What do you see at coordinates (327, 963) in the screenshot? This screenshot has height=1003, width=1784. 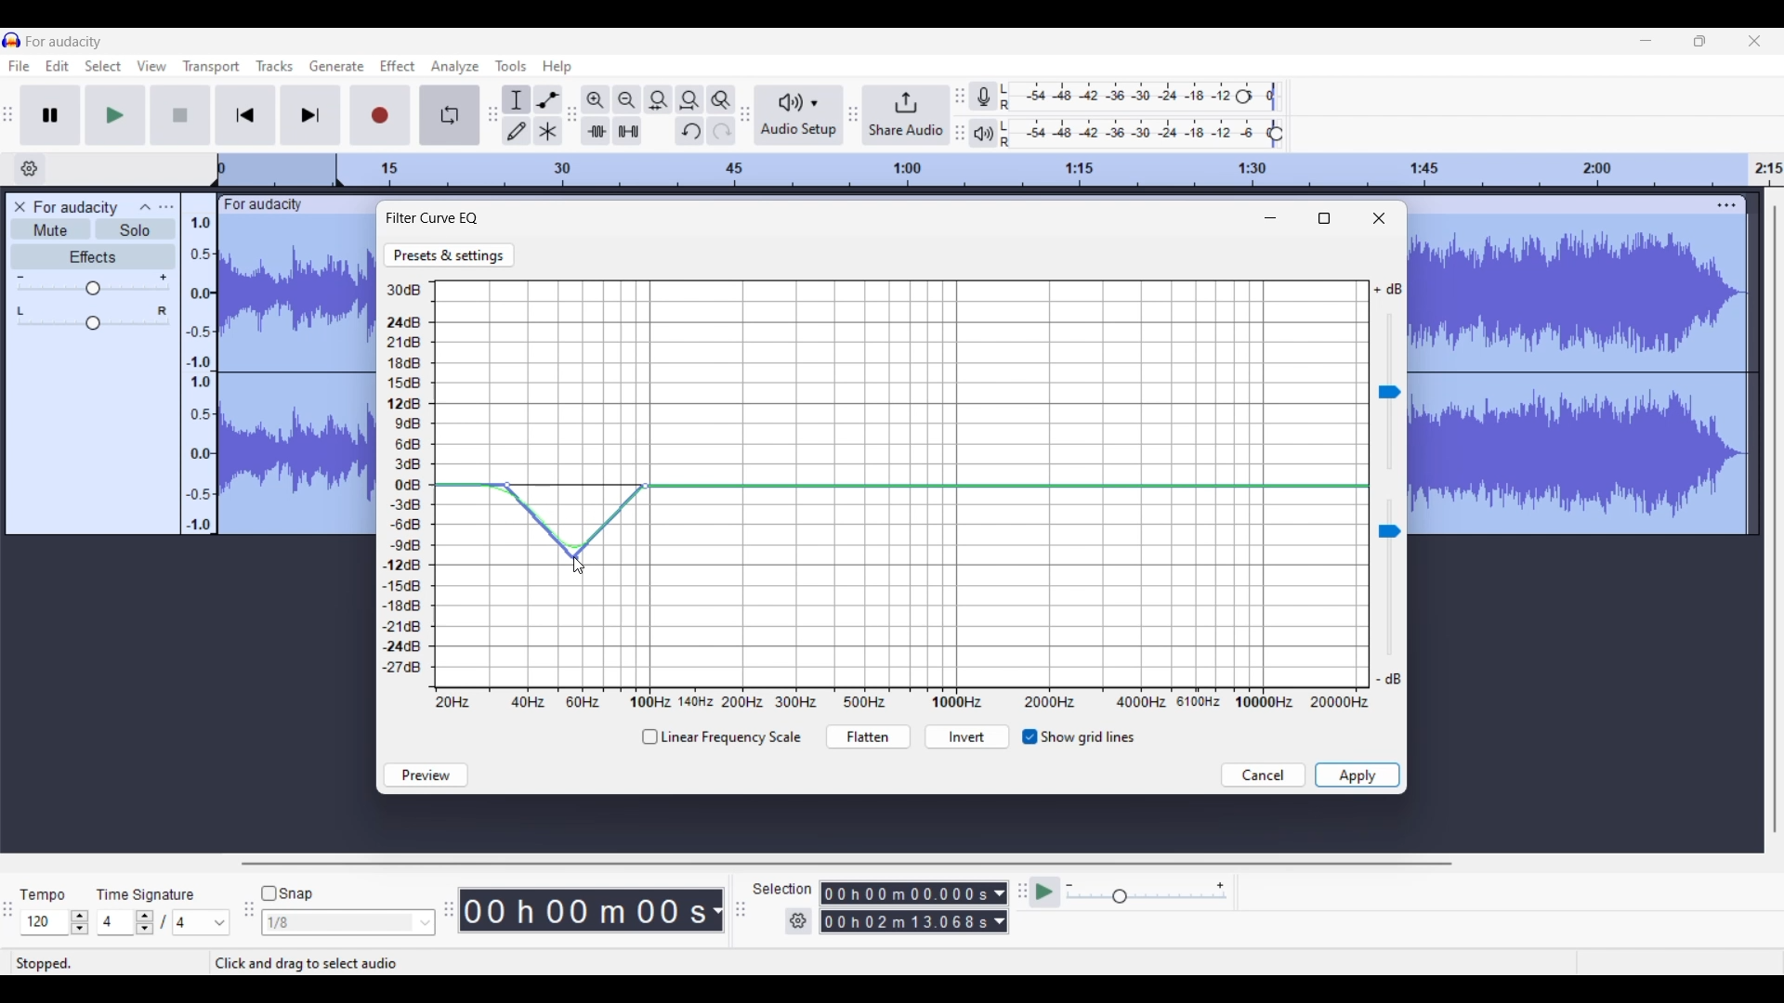 I see `Description of current selection` at bounding box center [327, 963].